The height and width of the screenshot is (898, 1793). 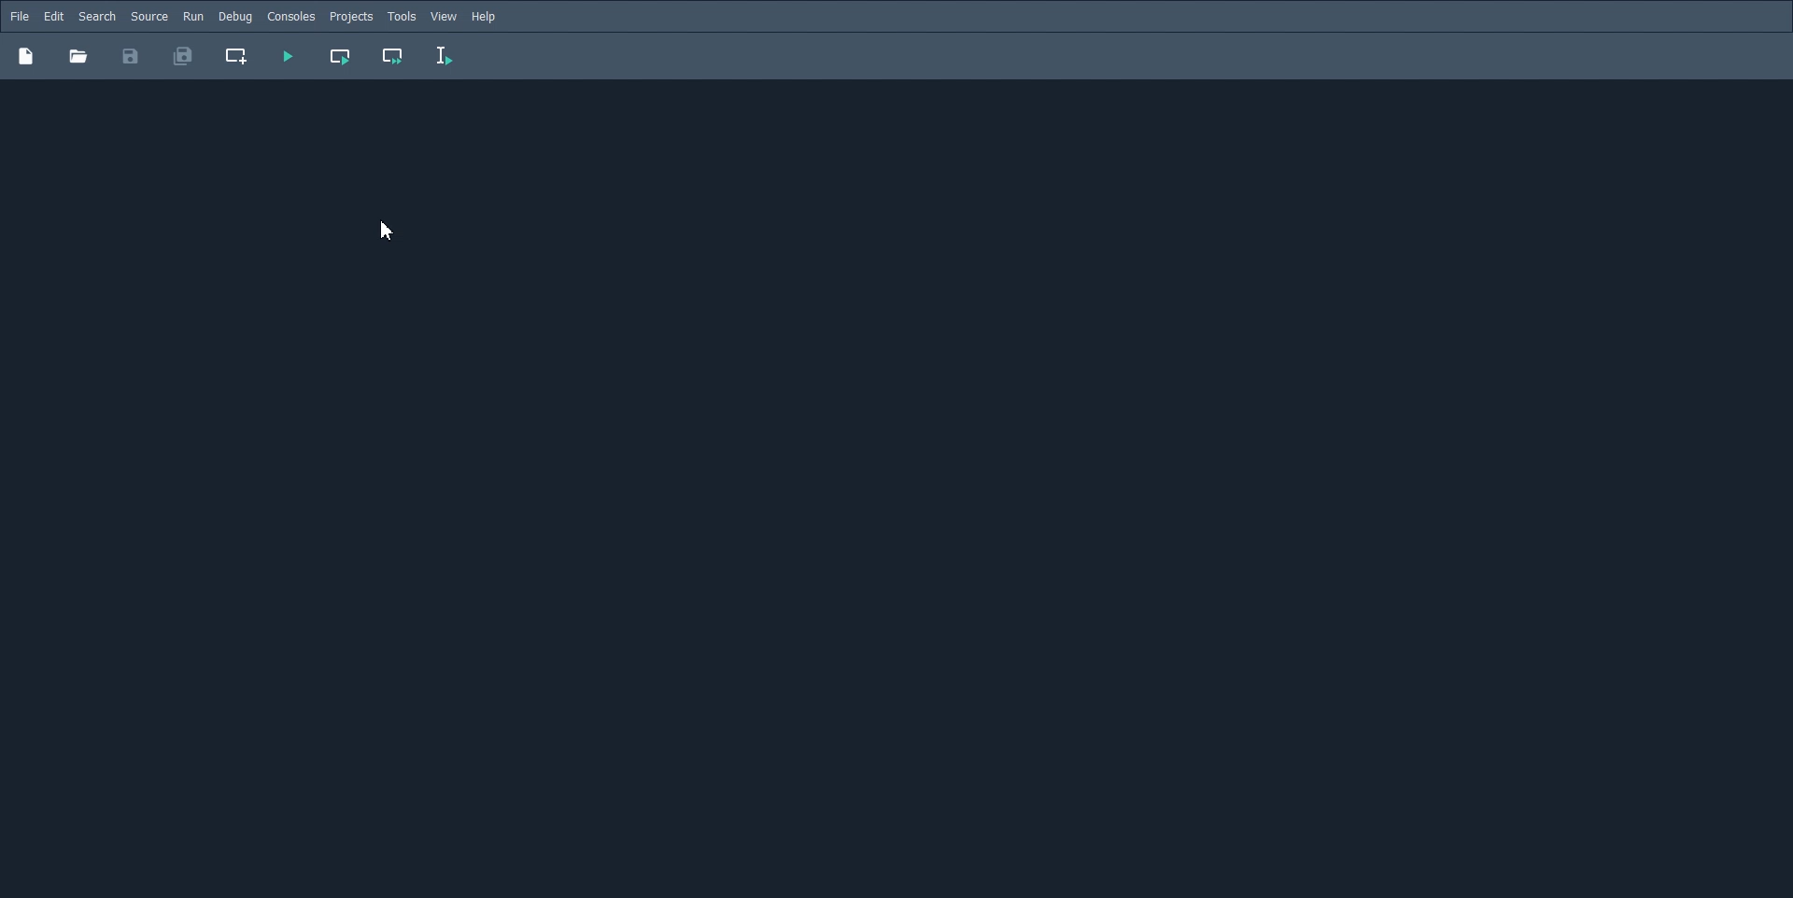 What do you see at coordinates (149, 16) in the screenshot?
I see `Source` at bounding box center [149, 16].